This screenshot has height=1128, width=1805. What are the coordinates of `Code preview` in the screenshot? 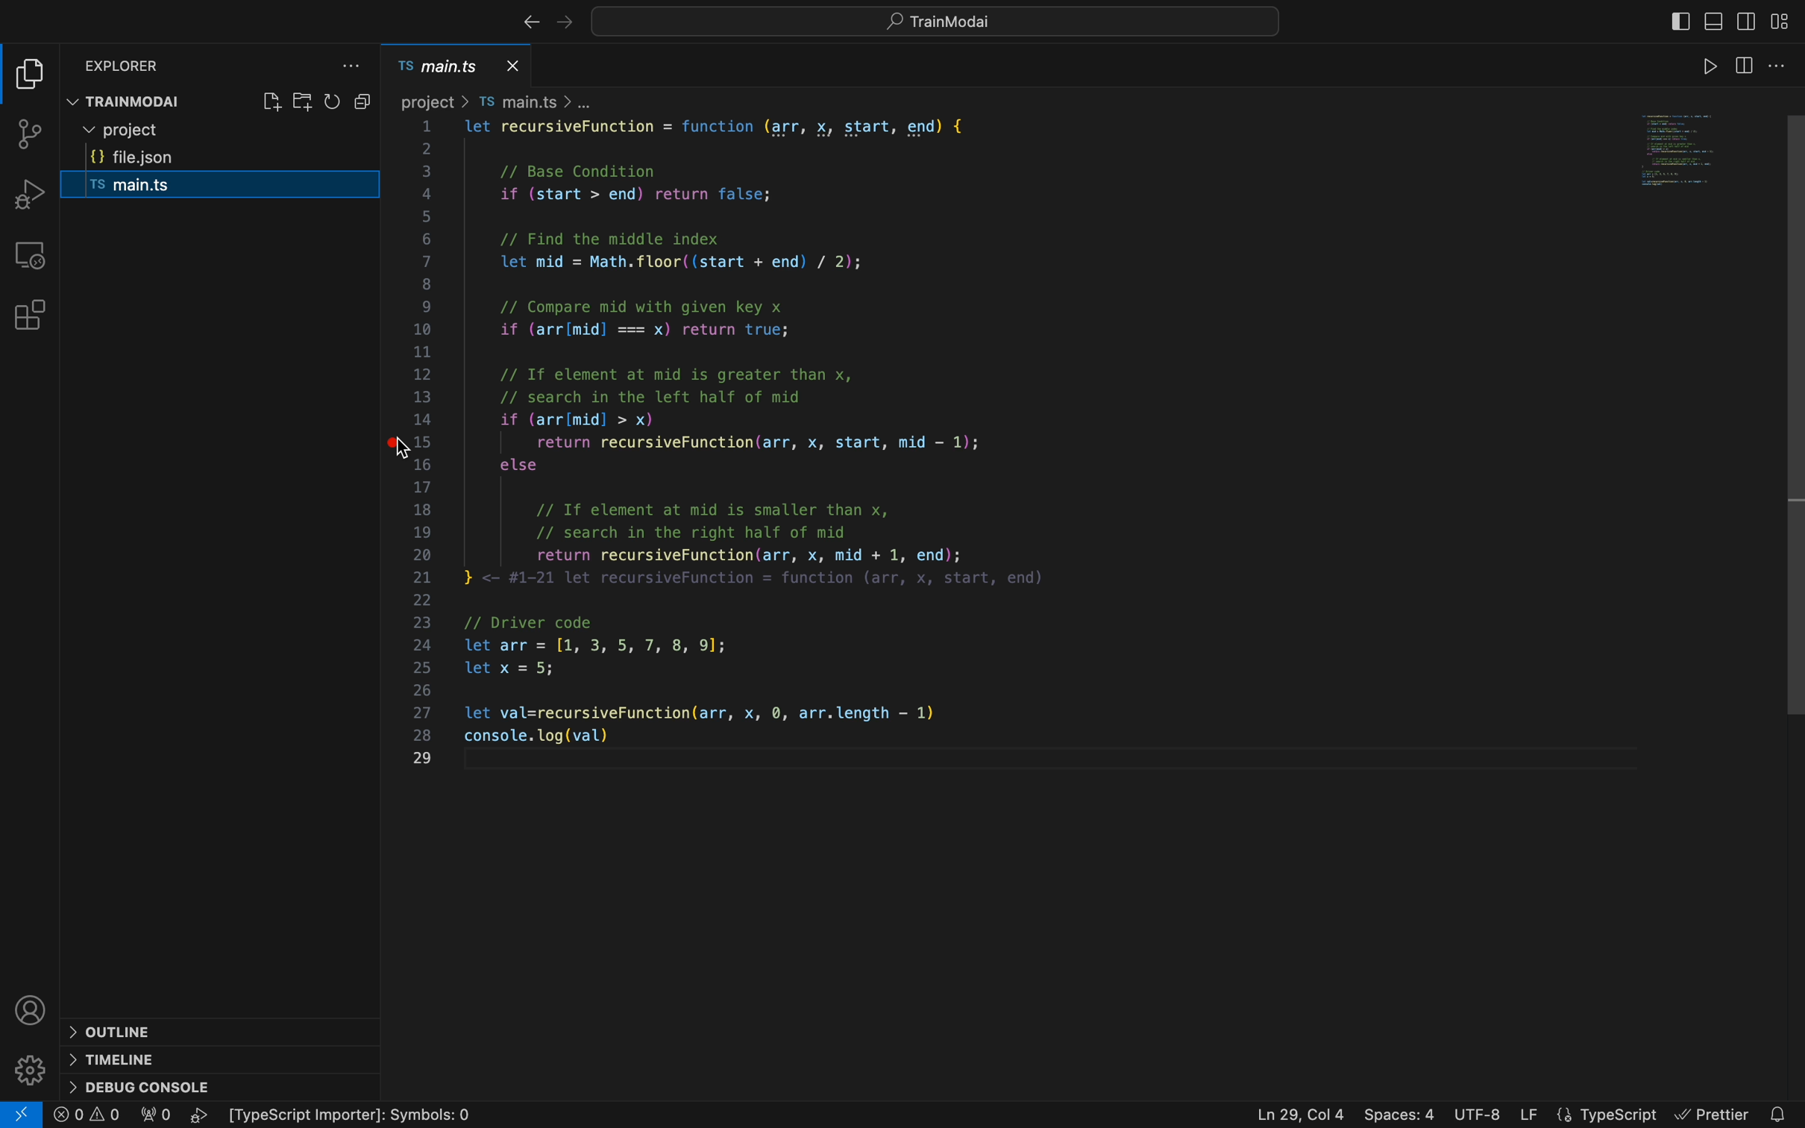 It's located at (1681, 151).